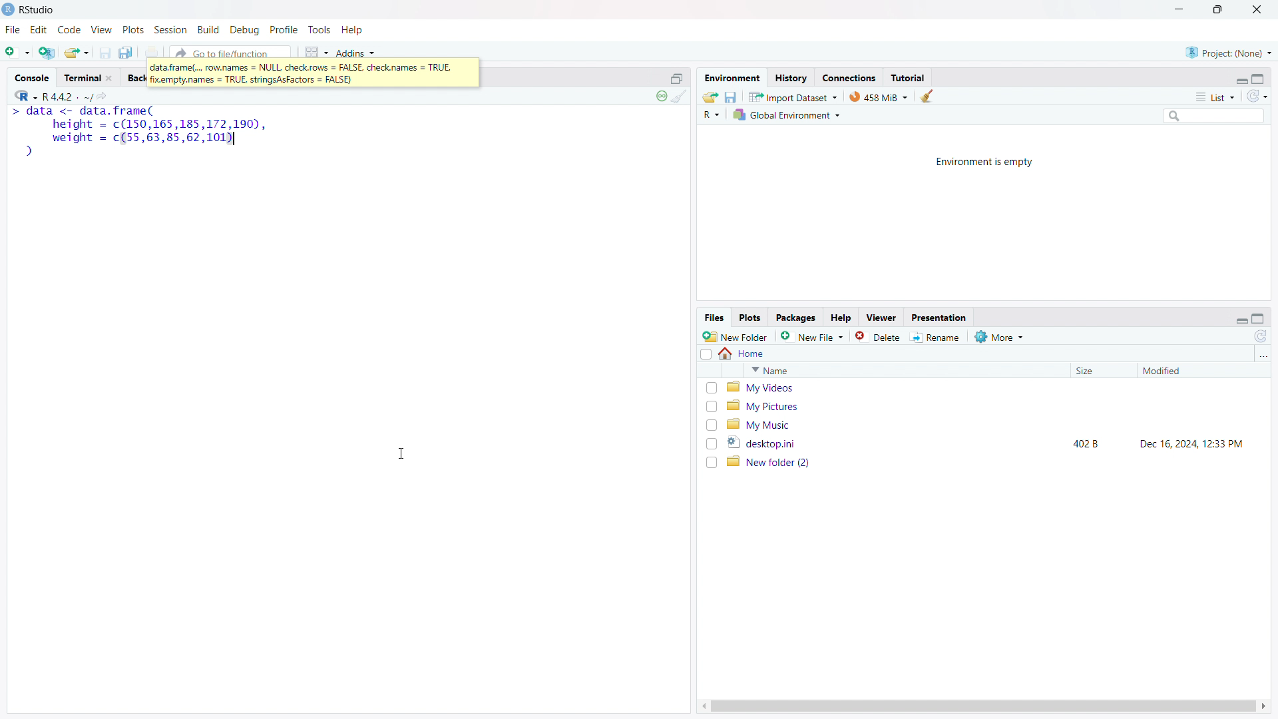 This screenshot has width=1278, height=719. What do you see at coordinates (230, 51) in the screenshot?
I see `go to file/function` at bounding box center [230, 51].